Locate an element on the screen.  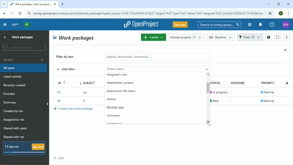
Summary is located at coordinates (11, 102).